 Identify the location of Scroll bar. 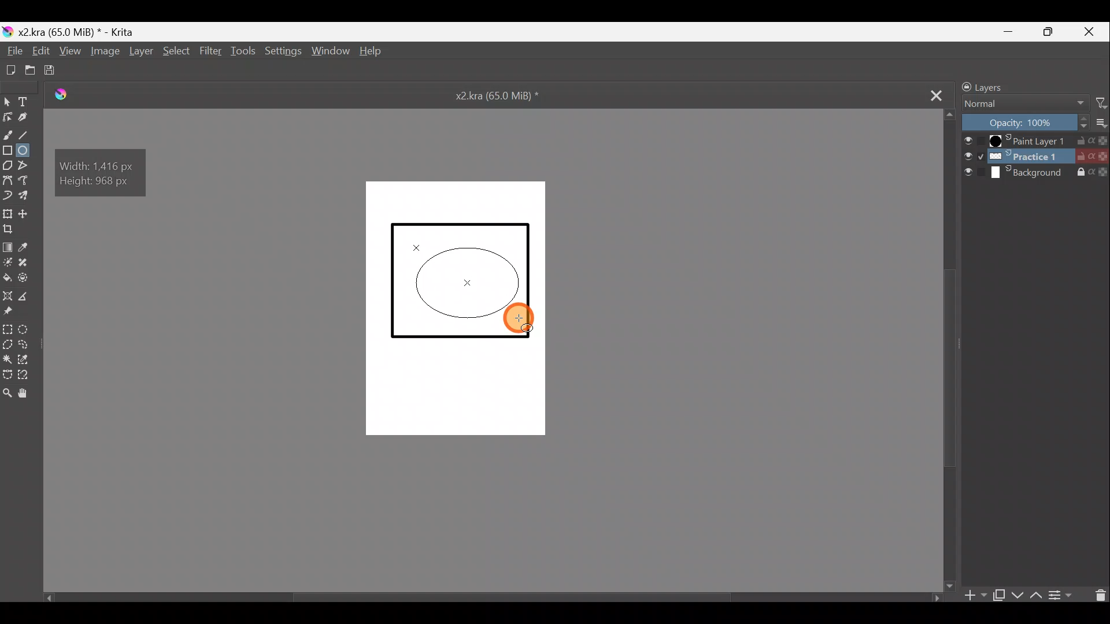
(483, 595).